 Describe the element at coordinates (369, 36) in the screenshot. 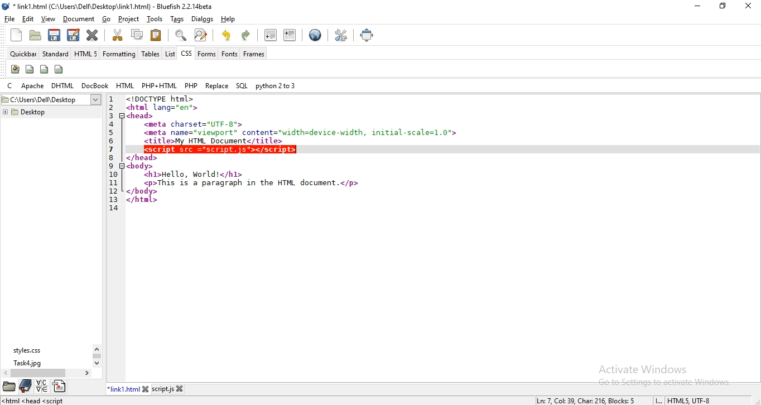

I see `full screen` at that location.